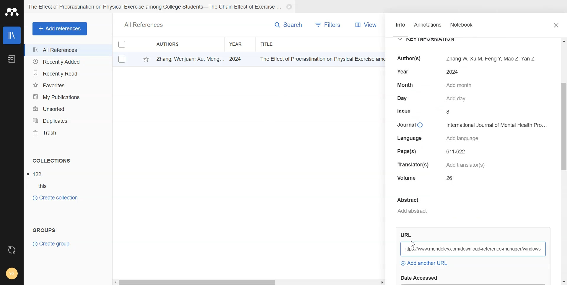  I want to click on date accessed, so click(422, 277).